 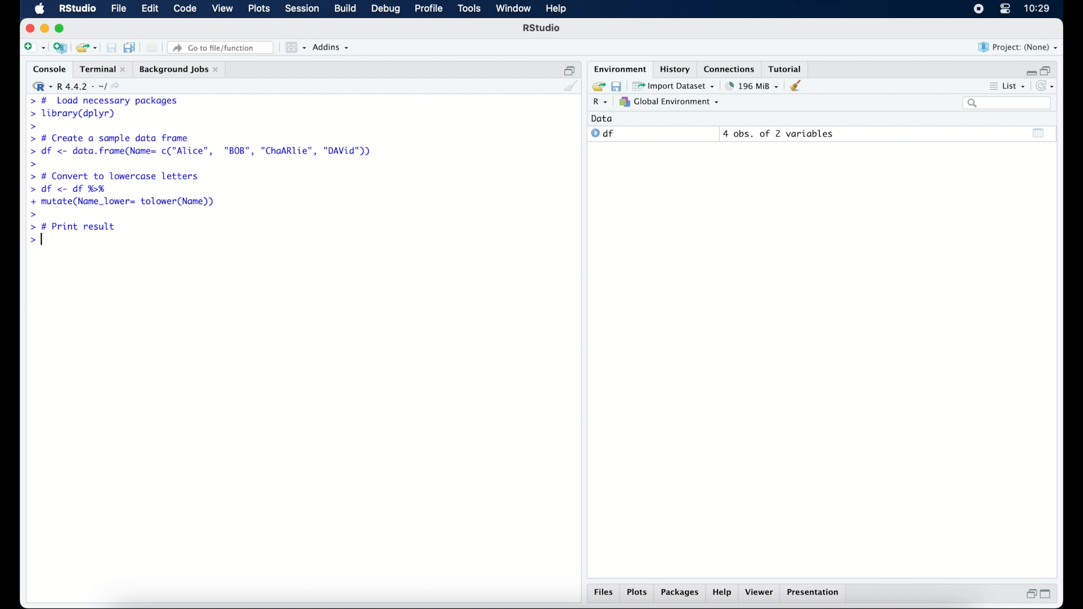 What do you see at coordinates (1047, 87) in the screenshot?
I see `refresh` at bounding box center [1047, 87].